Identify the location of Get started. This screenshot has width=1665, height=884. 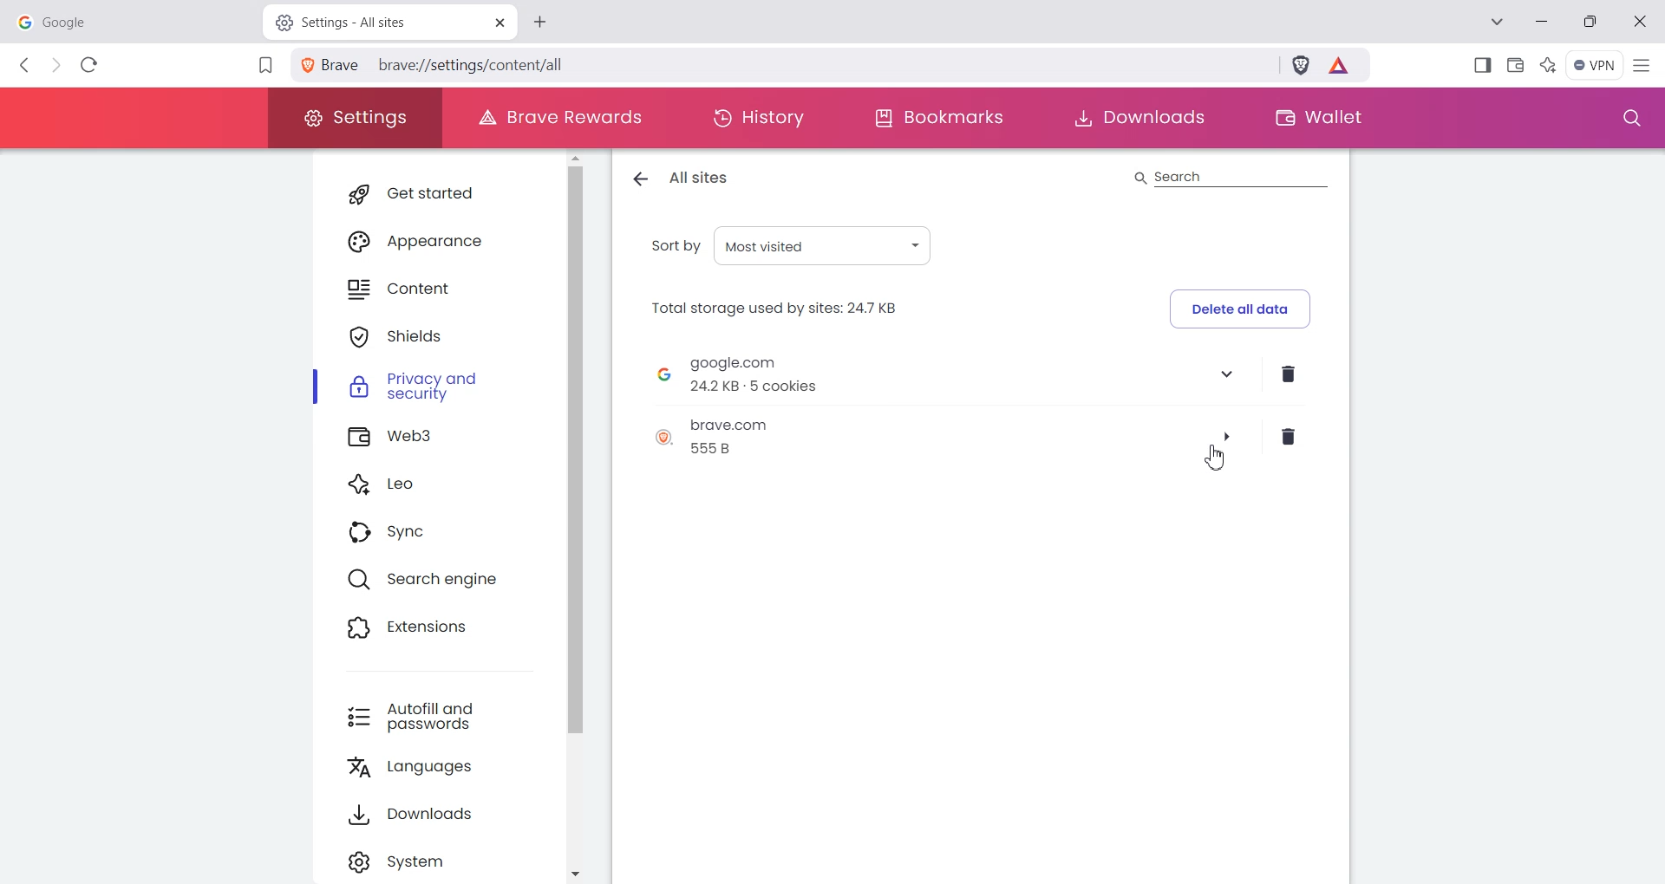
(426, 193).